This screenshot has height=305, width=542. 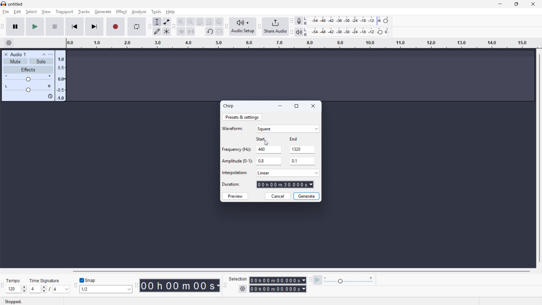 What do you see at coordinates (31, 12) in the screenshot?
I see `select ` at bounding box center [31, 12].